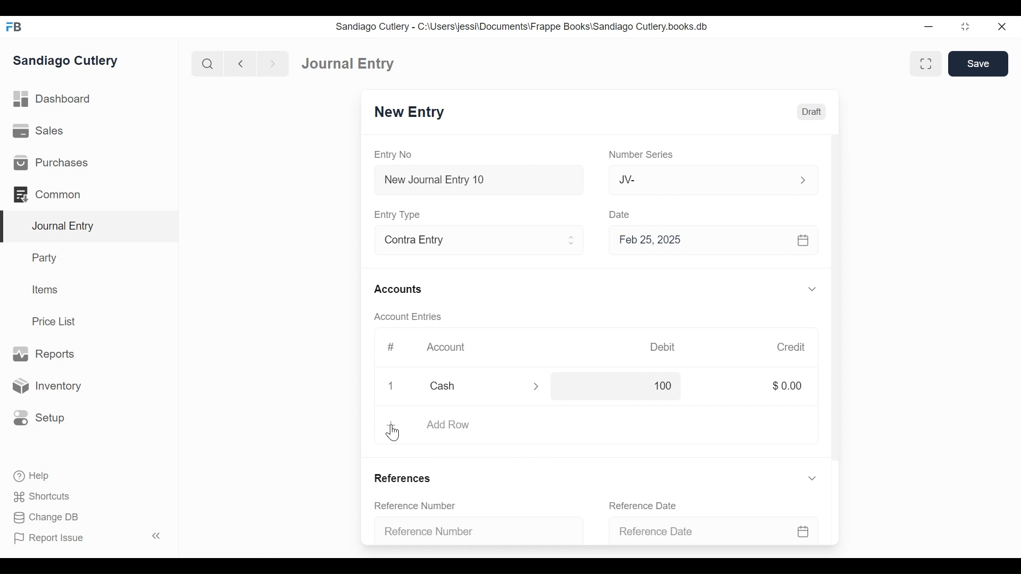 Image resolution: width=1021 pixels, height=574 pixels. Describe the element at coordinates (13, 27) in the screenshot. I see `Frappe Books Desktop icon` at that location.